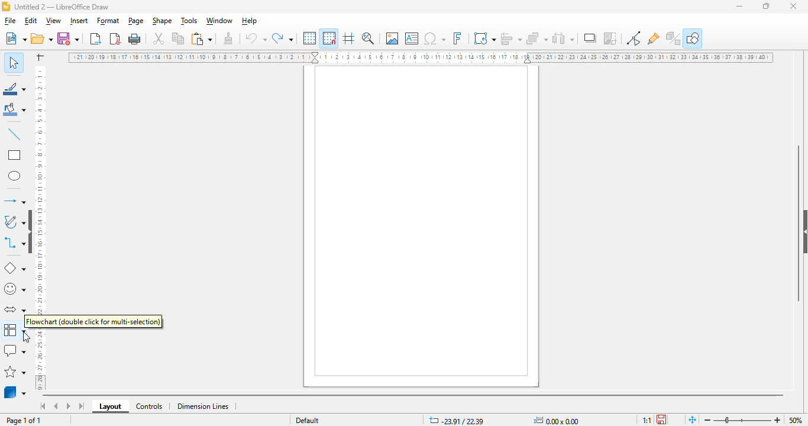  What do you see at coordinates (9, 22) in the screenshot?
I see `file` at bounding box center [9, 22].